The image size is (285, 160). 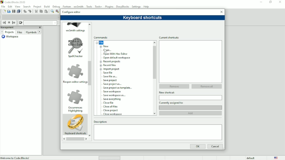 I want to click on Drop down, so click(x=55, y=23).